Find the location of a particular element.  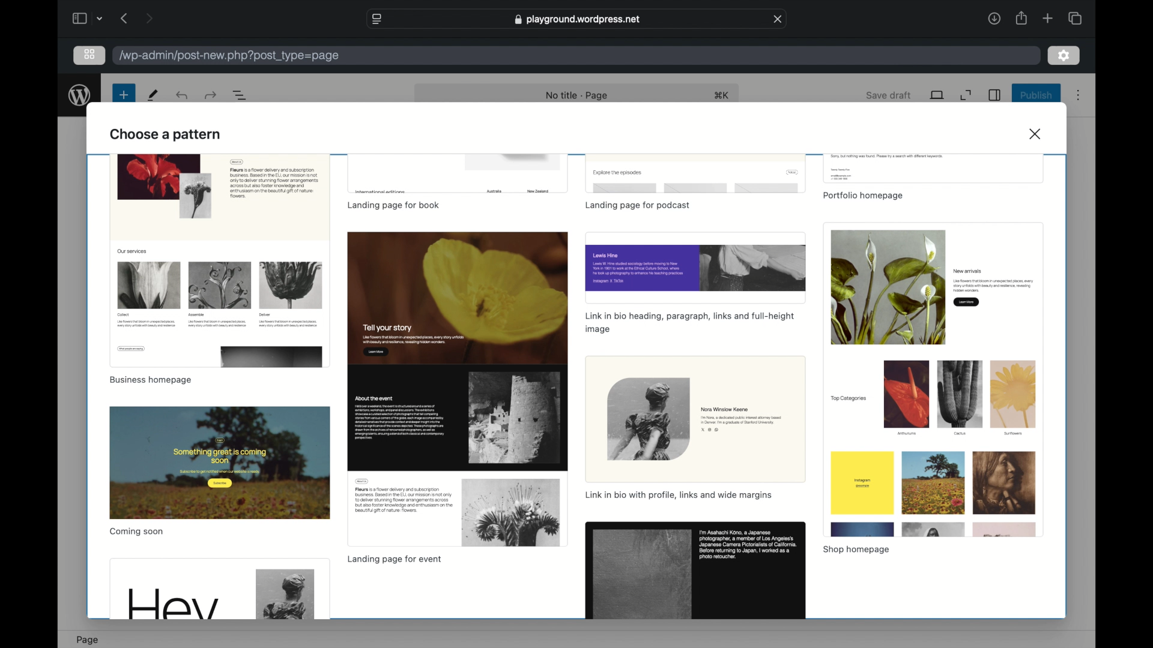

choose a pattern is located at coordinates (166, 134).